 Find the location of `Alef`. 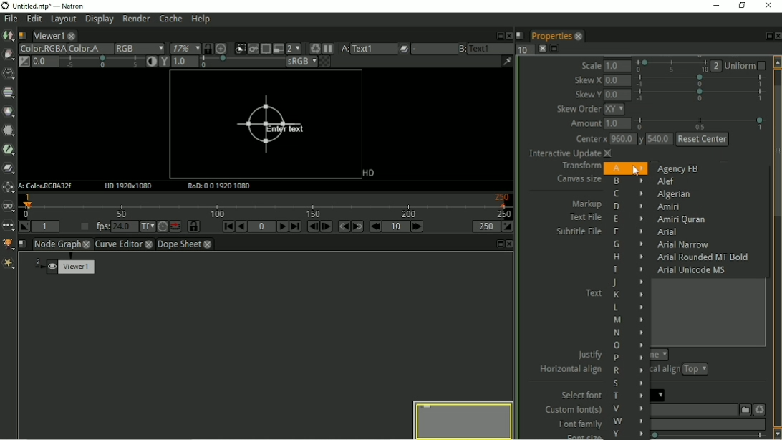

Alef is located at coordinates (665, 183).